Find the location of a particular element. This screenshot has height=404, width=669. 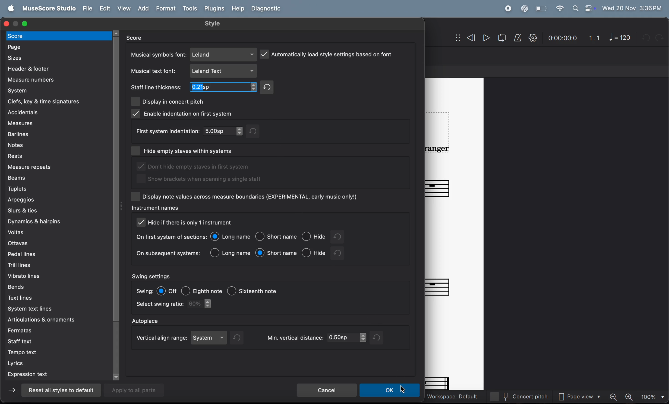

battery is located at coordinates (540, 9).